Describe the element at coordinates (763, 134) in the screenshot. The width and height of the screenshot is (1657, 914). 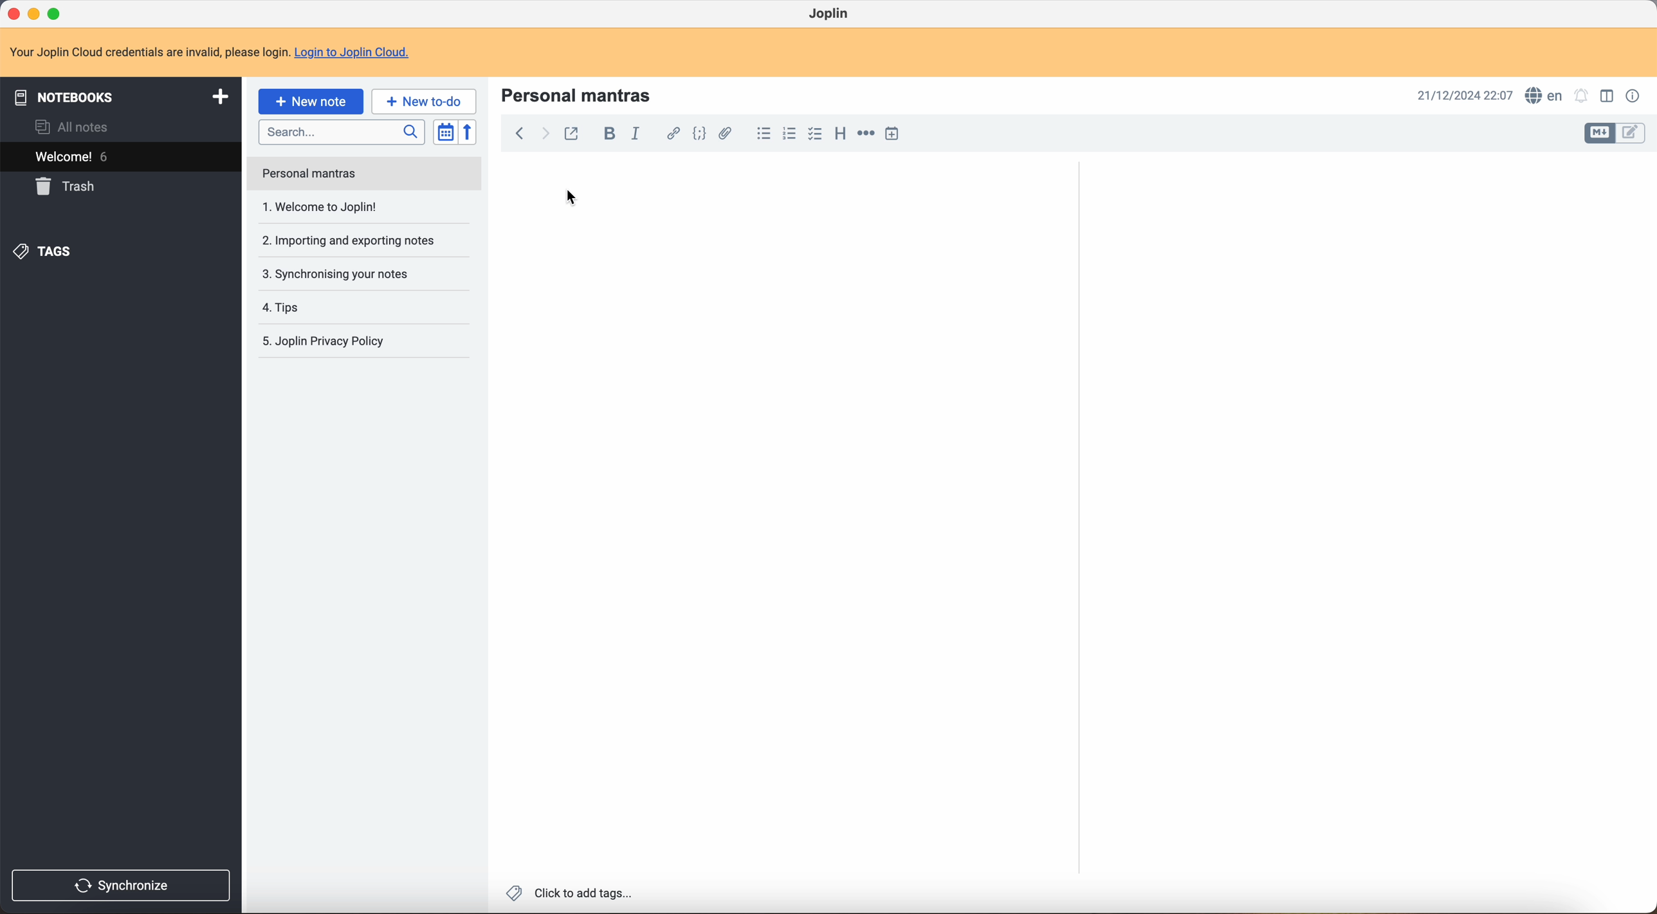
I see `bulleted list` at that location.